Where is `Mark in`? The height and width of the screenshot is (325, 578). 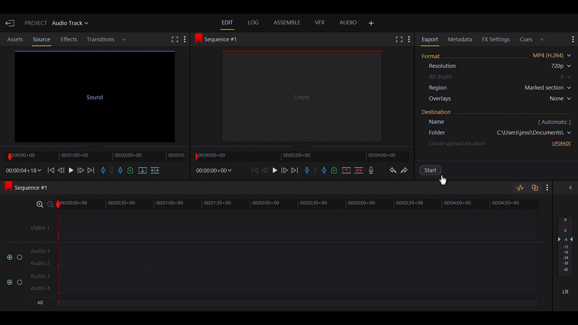
Mark in is located at coordinates (308, 171).